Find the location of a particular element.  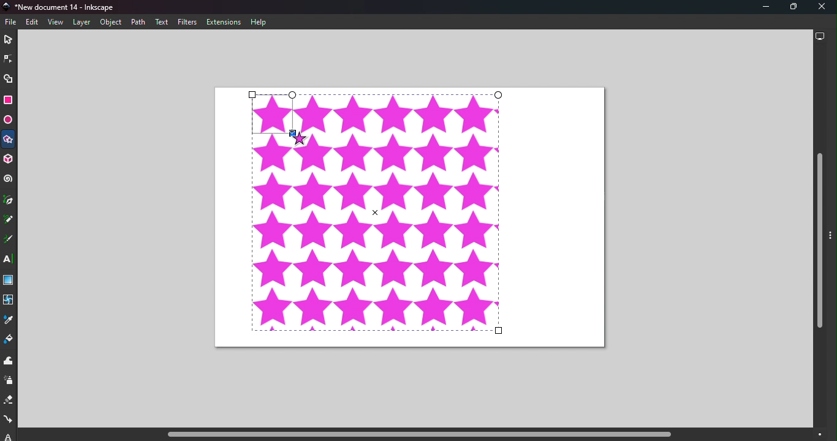

Paint bucket tool is located at coordinates (10, 341).